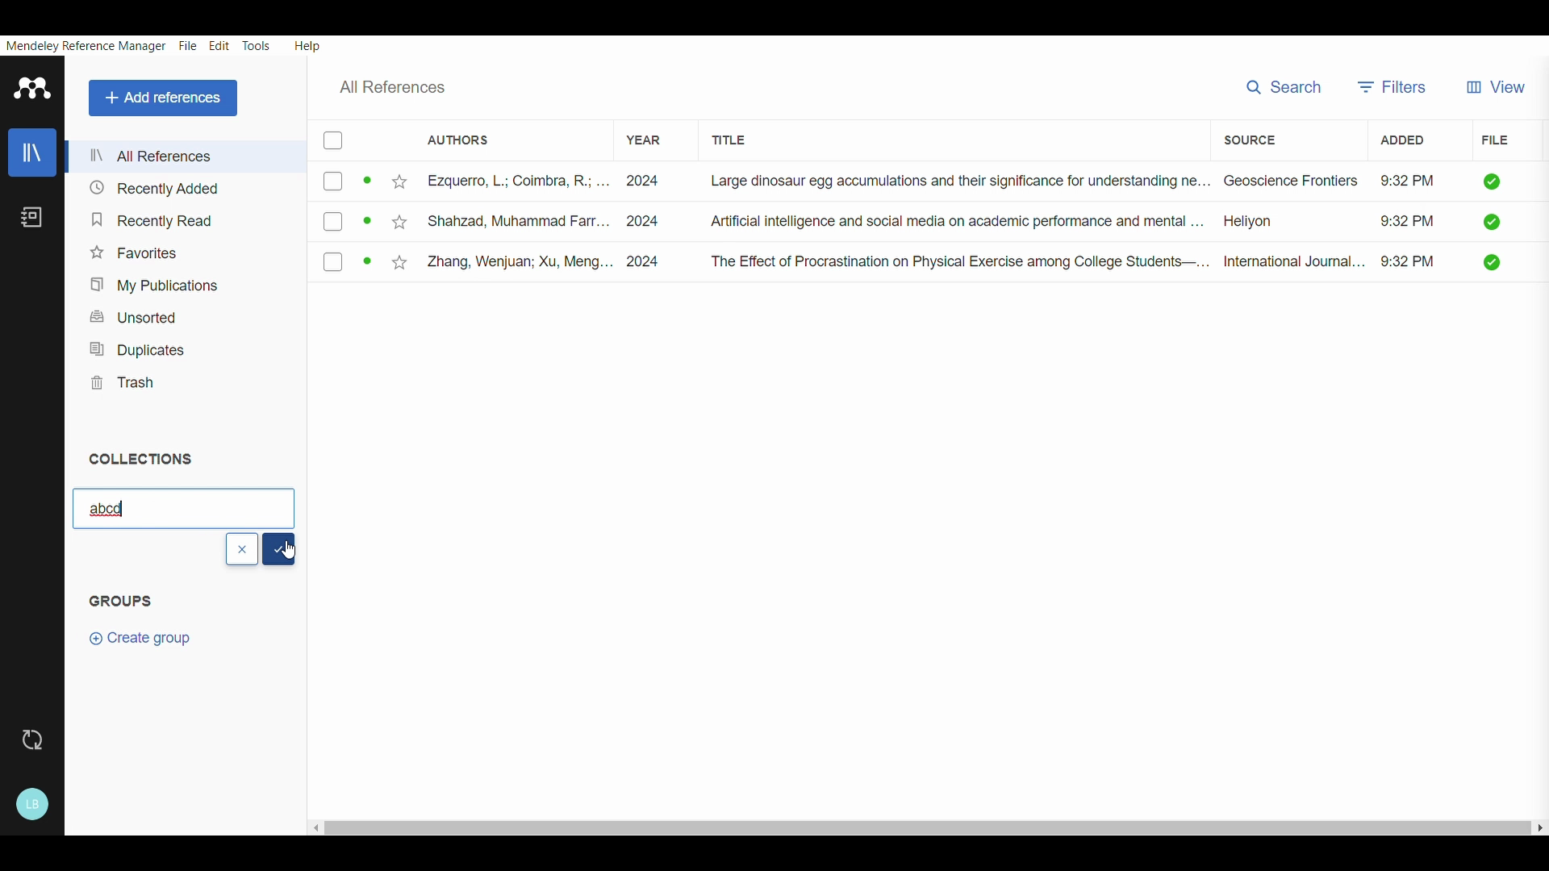 The image size is (1549, 871). I want to click on The Effect of Procrastination on Physical Exercise among College Students—... International Journal... 9:32 PM [], so click(1107, 262).